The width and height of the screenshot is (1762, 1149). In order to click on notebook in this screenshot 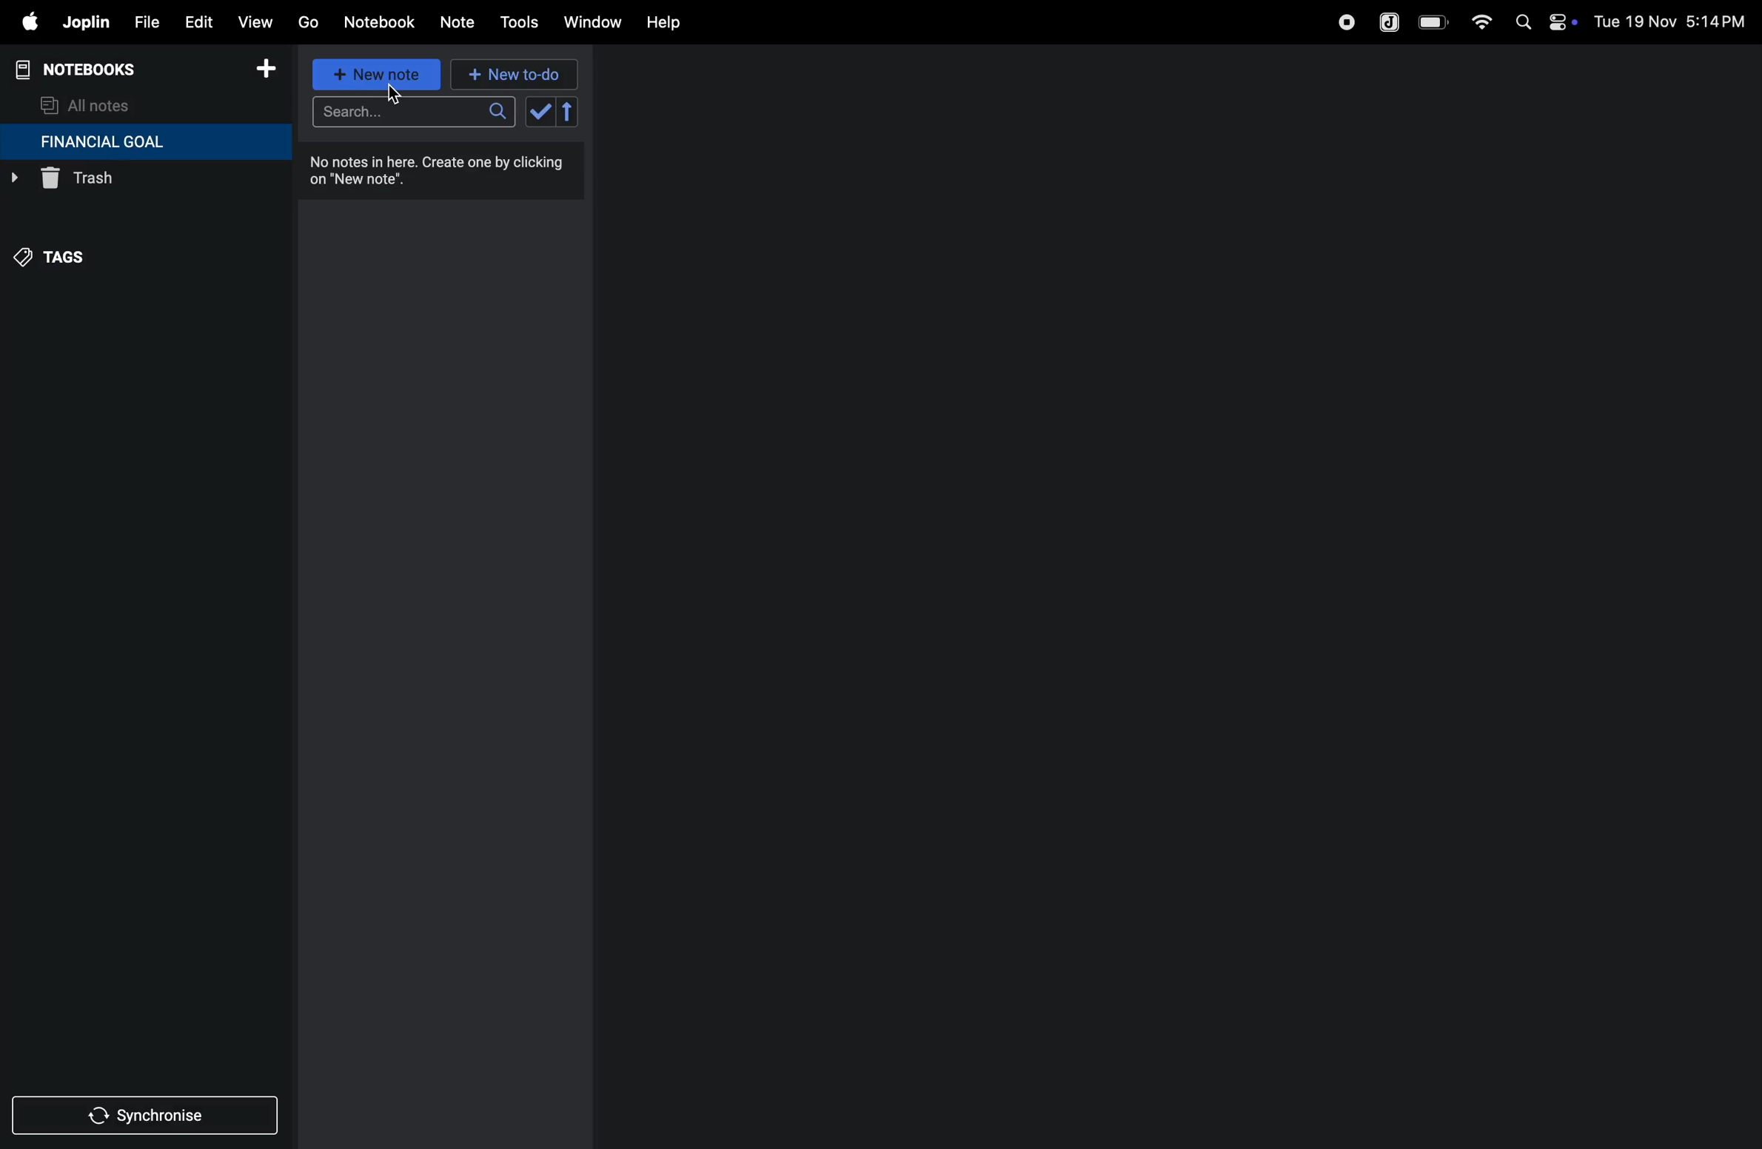, I will do `click(378, 22)`.